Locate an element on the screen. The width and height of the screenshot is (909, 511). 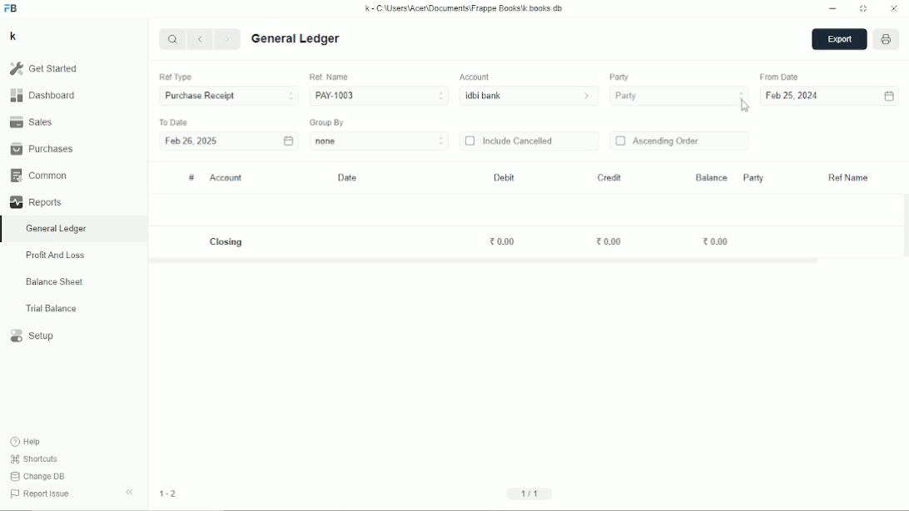
Balance is located at coordinates (711, 176).